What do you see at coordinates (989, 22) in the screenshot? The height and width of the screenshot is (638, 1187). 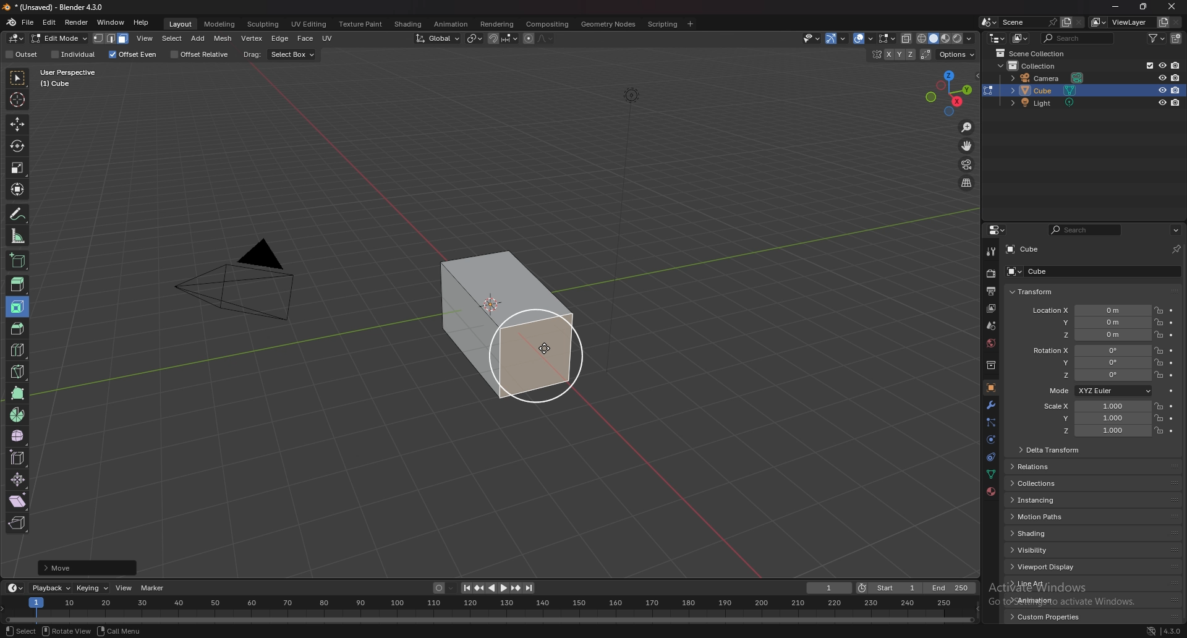 I see `browse scene` at bounding box center [989, 22].